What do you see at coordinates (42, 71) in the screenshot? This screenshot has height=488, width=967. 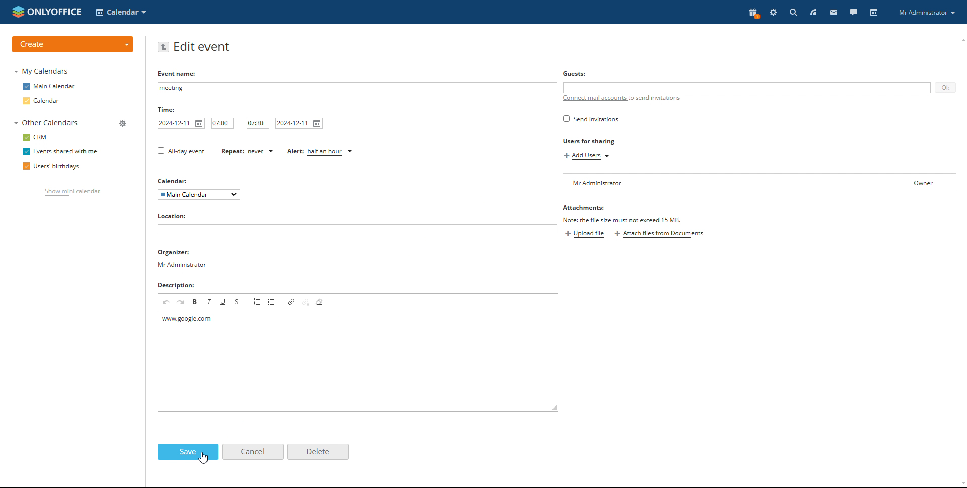 I see `my calendars` at bounding box center [42, 71].